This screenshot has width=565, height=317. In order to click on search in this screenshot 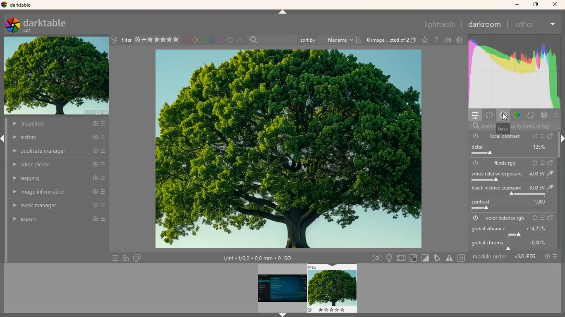, I will do `click(272, 39)`.